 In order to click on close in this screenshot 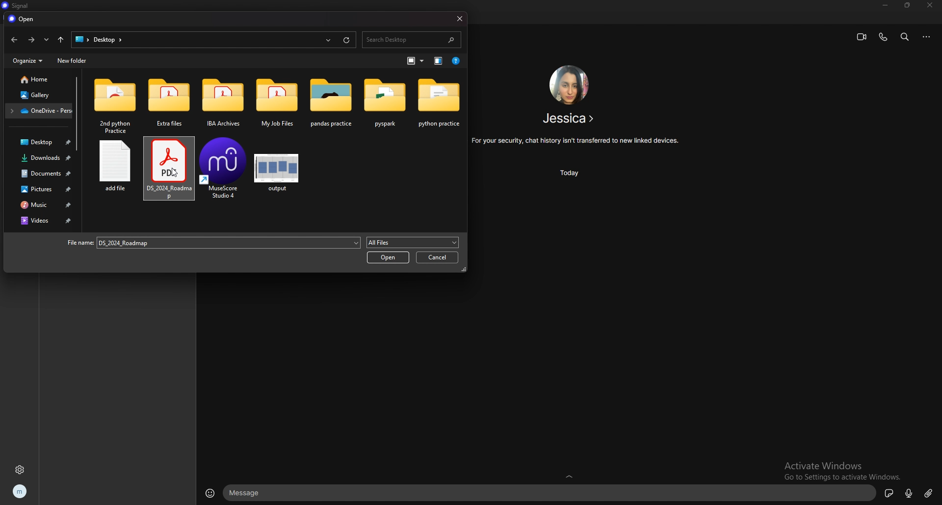, I will do `click(931, 5)`.